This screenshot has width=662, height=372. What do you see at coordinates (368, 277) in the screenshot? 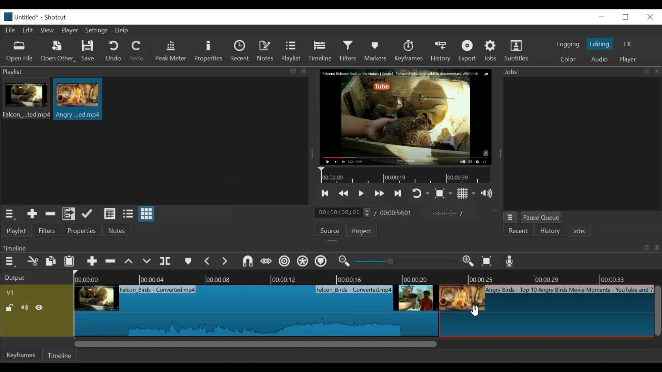
I see `Timeline` at bounding box center [368, 277].